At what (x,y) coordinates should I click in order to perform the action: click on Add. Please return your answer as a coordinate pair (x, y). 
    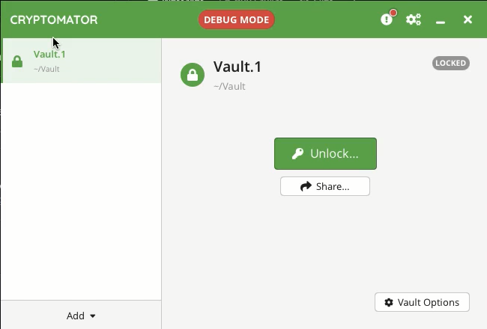
    Looking at the image, I should click on (79, 316).